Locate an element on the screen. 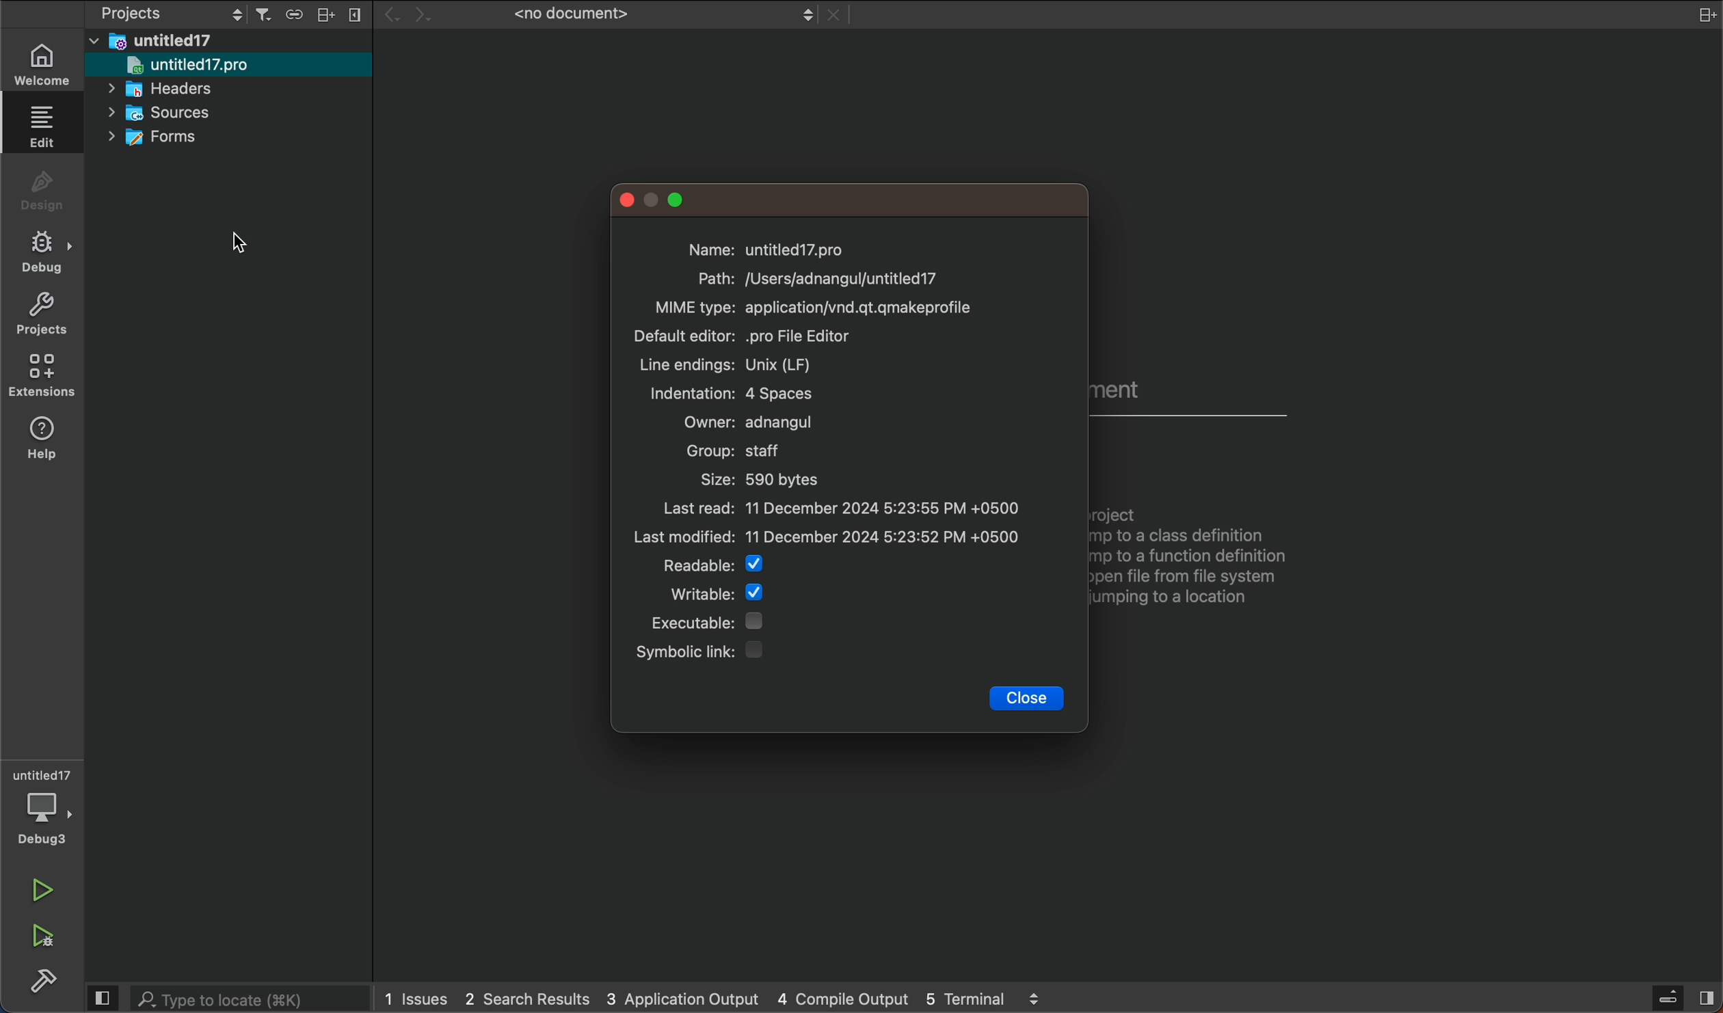  issues is located at coordinates (417, 997).